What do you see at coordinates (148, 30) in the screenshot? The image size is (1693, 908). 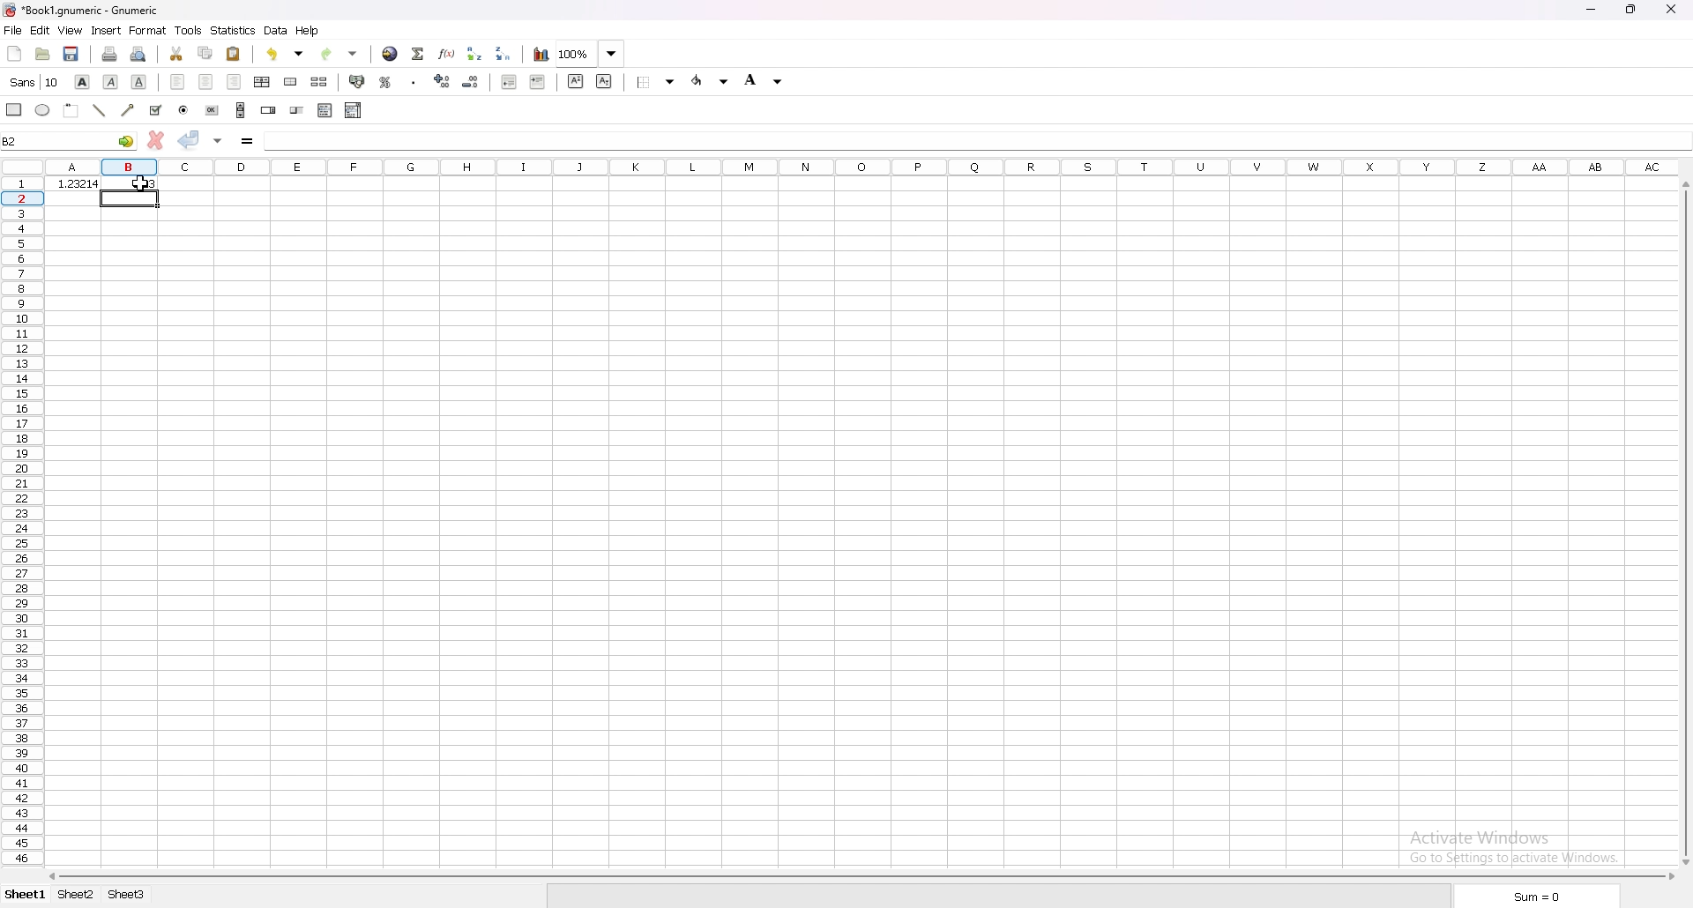 I see `format` at bounding box center [148, 30].